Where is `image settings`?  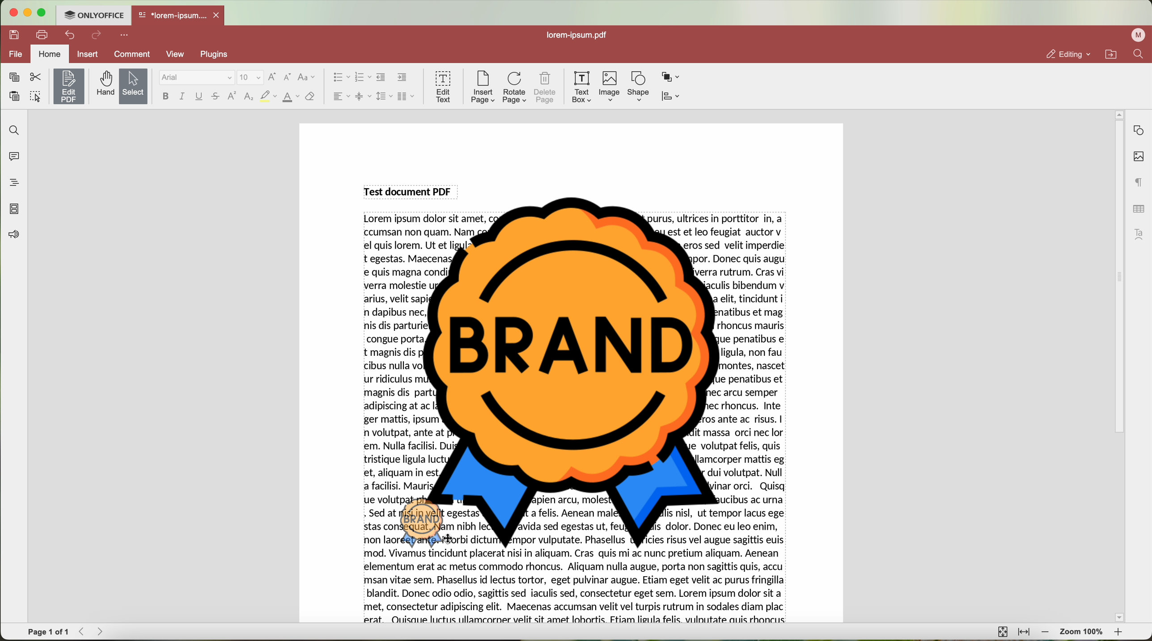
image settings is located at coordinates (1139, 157).